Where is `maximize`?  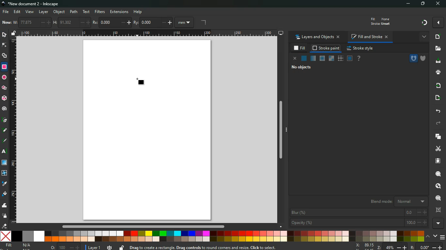
maximize is located at coordinates (423, 4).